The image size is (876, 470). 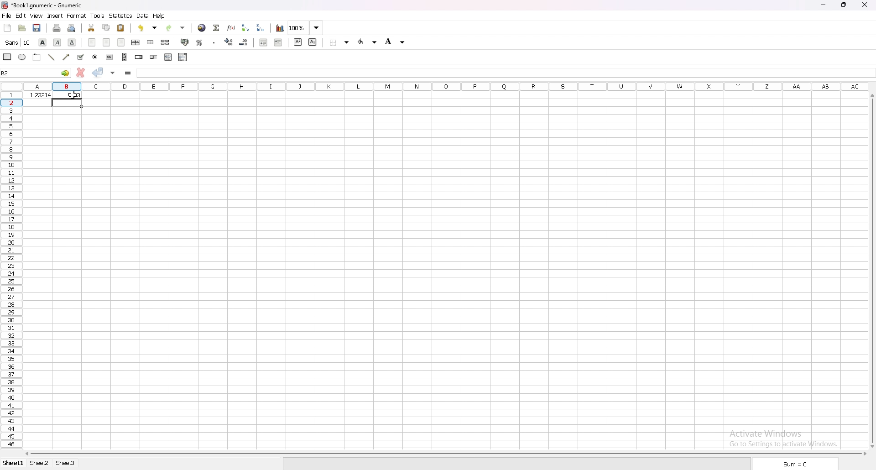 I want to click on formula, so click(x=129, y=72).